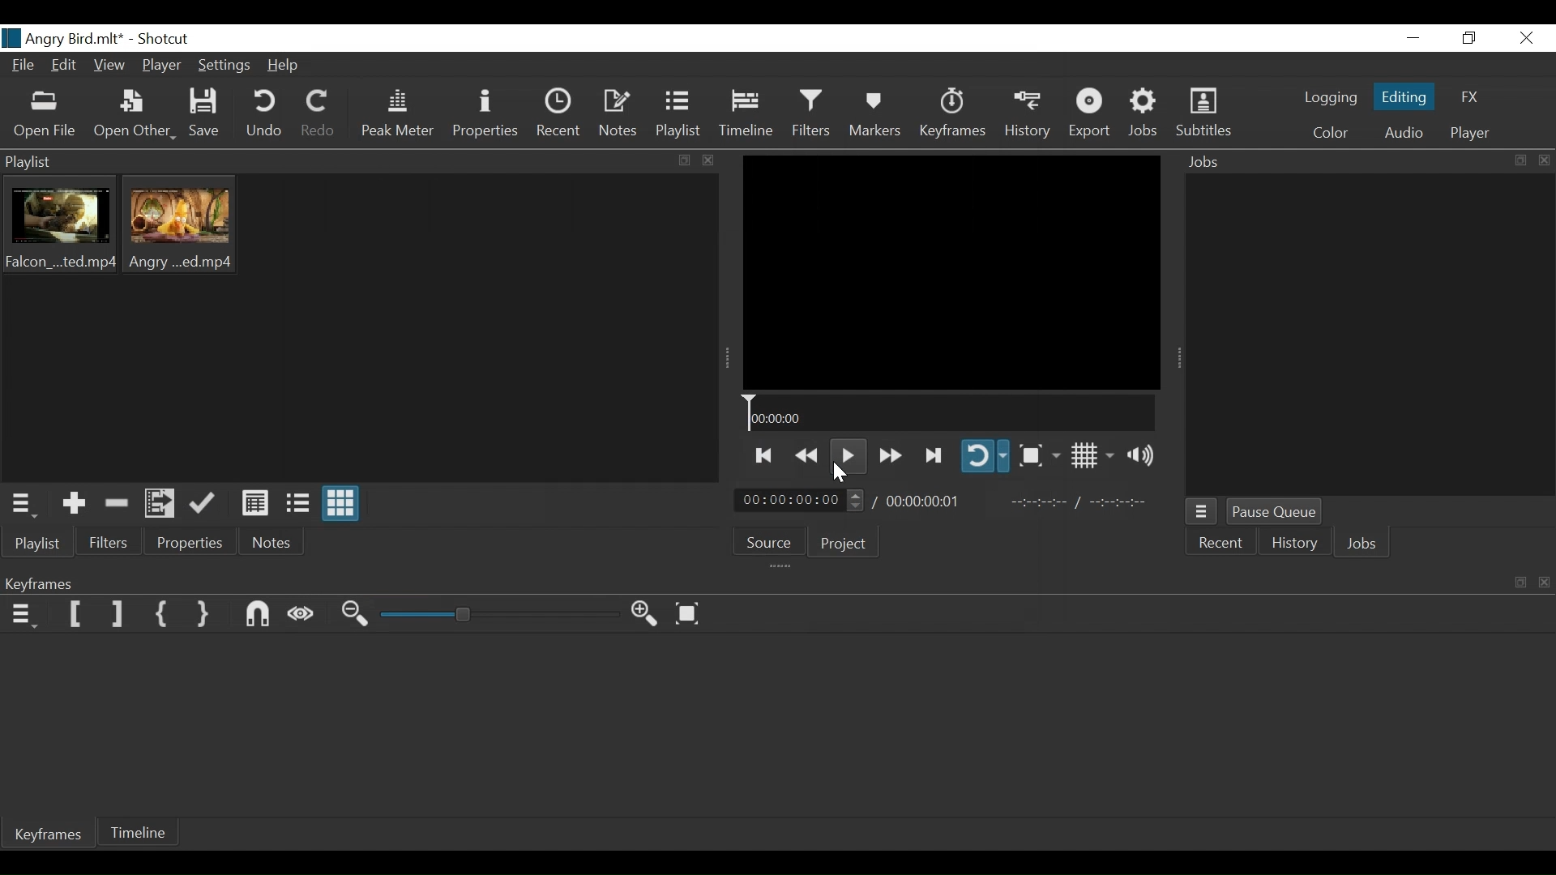 The width and height of the screenshot is (1556, 875). What do you see at coordinates (1417, 39) in the screenshot?
I see `Minimize` at bounding box center [1417, 39].